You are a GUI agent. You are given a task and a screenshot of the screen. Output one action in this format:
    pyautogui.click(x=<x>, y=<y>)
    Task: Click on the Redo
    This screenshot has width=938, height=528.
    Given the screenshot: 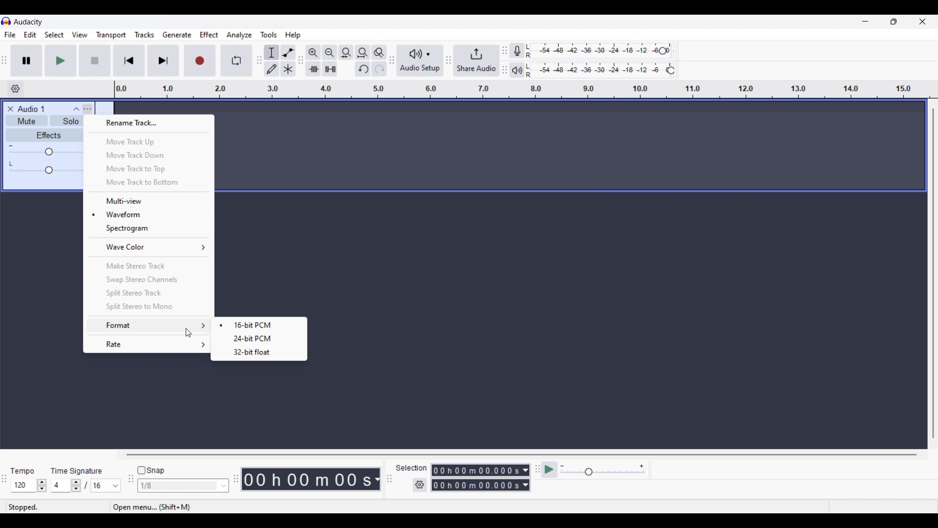 What is the action you would take?
    pyautogui.click(x=379, y=68)
    